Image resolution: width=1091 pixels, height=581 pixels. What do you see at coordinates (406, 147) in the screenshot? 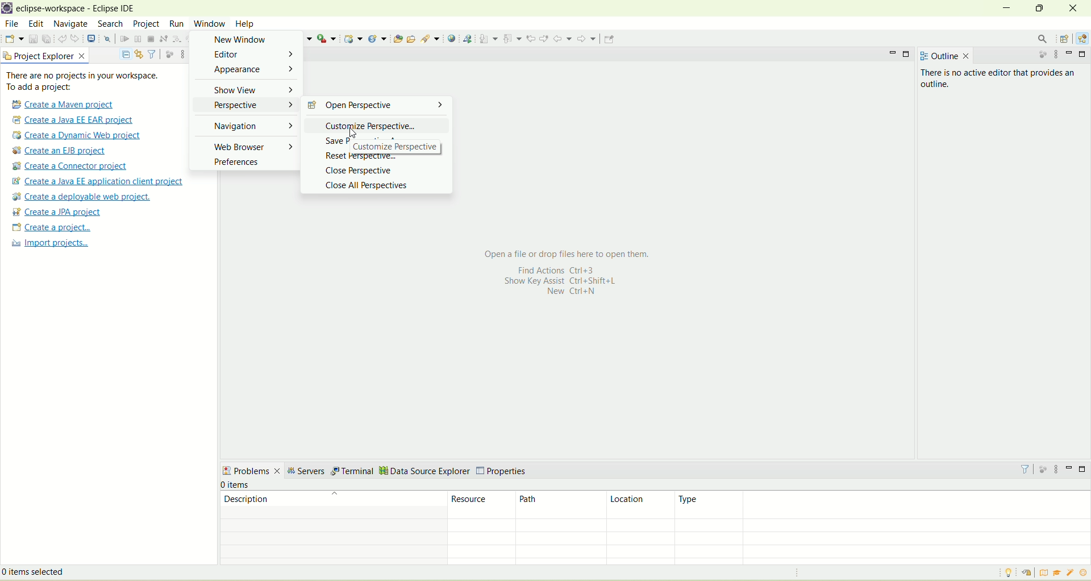
I see `customize perspective` at bounding box center [406, 147].